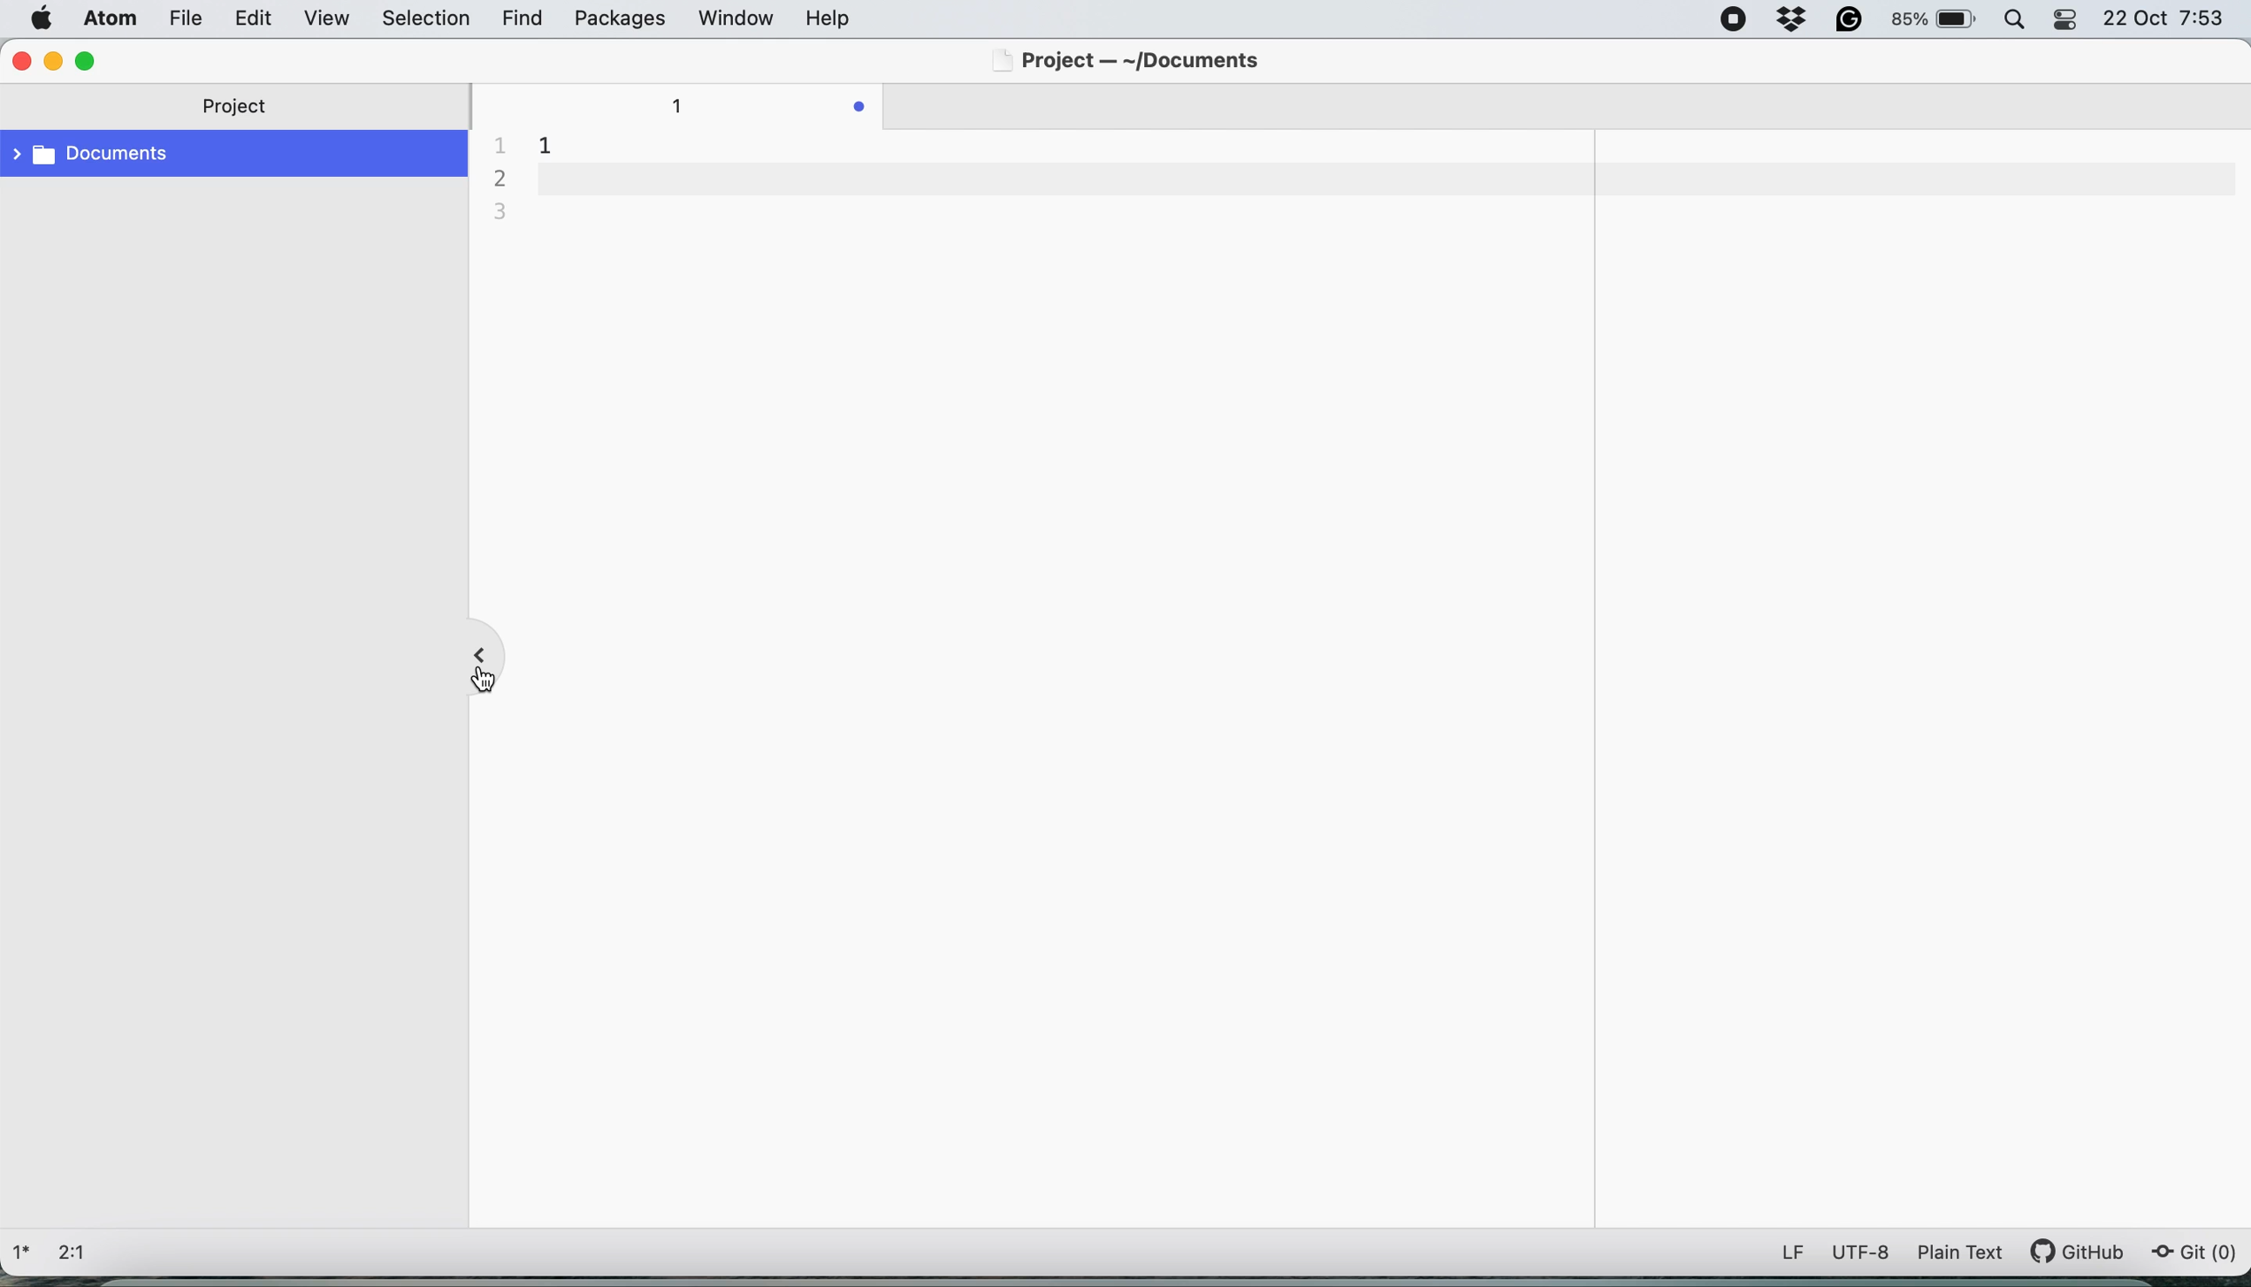 The height and width of the screenshot is (1287, 2251). I want to click on file, so click(181, 18).